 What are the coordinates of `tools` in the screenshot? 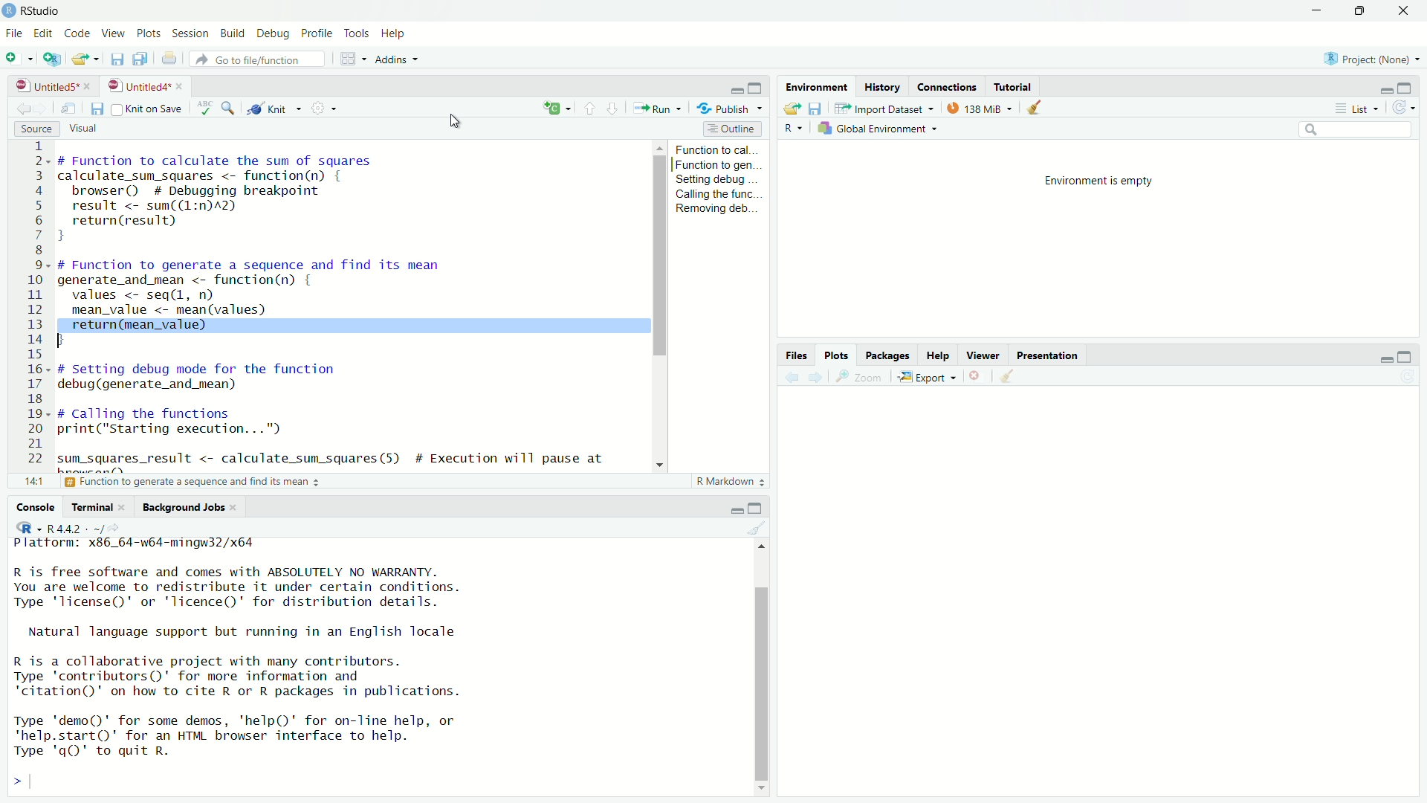 It's located at (356, 32).